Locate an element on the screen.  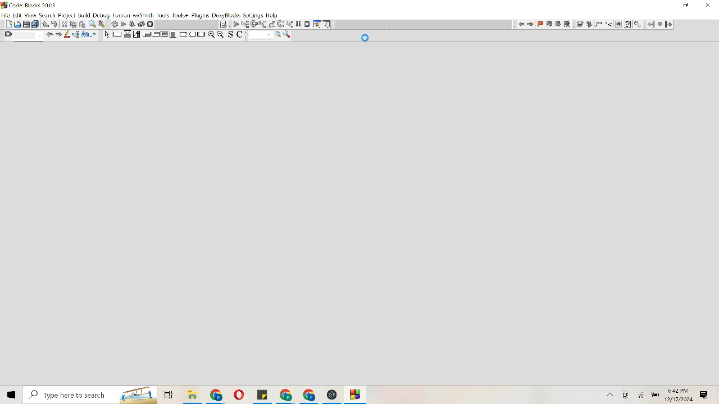
Pencil is located at coordinates (68, 34).